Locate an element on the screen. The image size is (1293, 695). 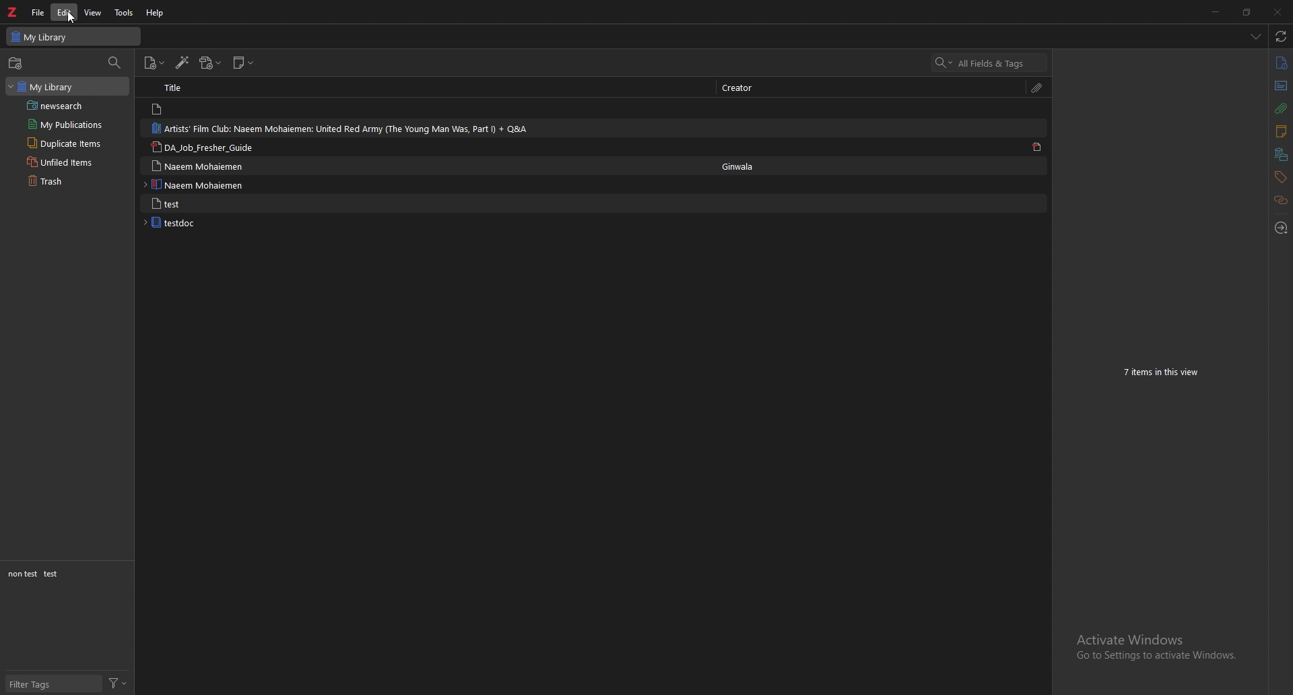
filter tags is located at coordinates (55, 685).